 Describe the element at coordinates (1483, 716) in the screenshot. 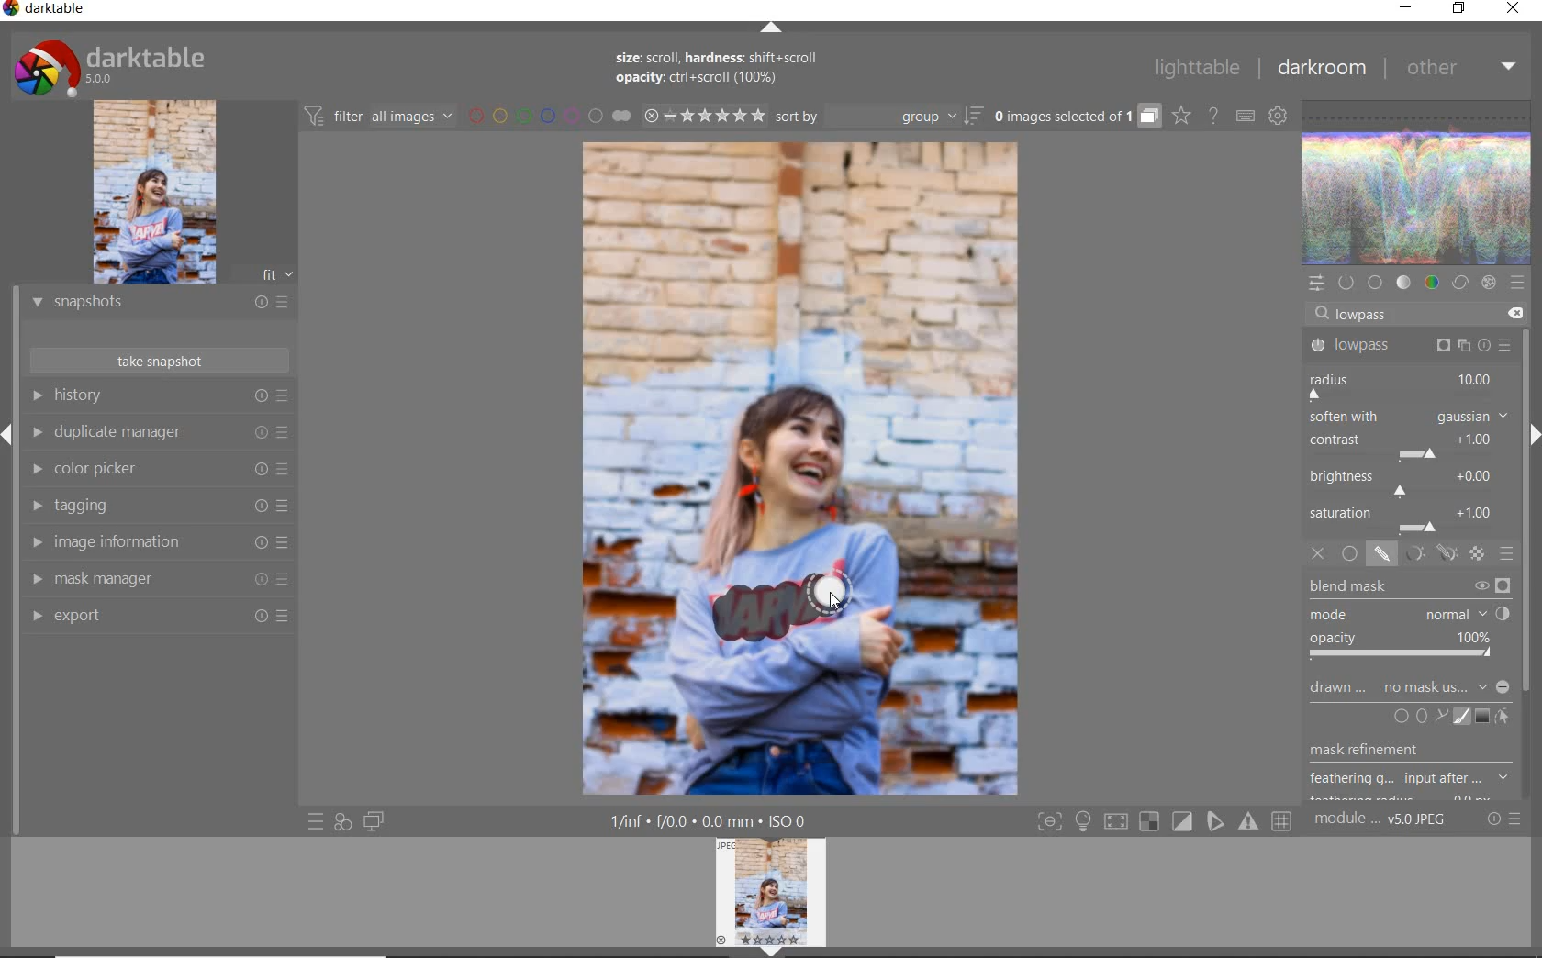

I see `add gradient` at that location.